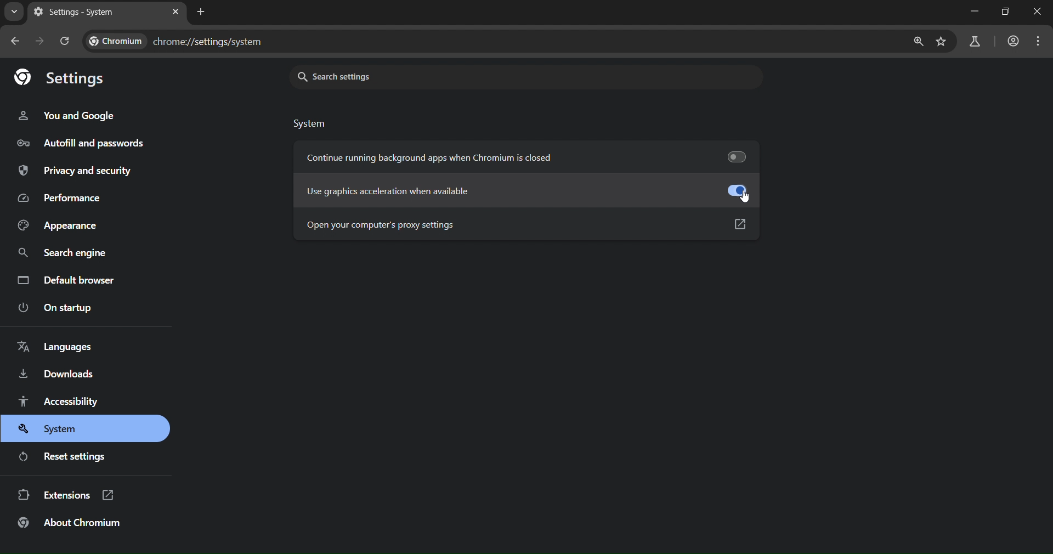 This screenshot has height=554, width=1053. Describe the element at coordinates (53, 428) in the screenshot. I see `system` at that location.